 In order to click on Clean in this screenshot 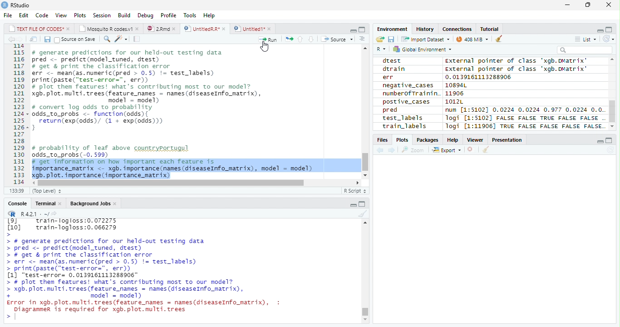, I will do `click(496, 39)`.